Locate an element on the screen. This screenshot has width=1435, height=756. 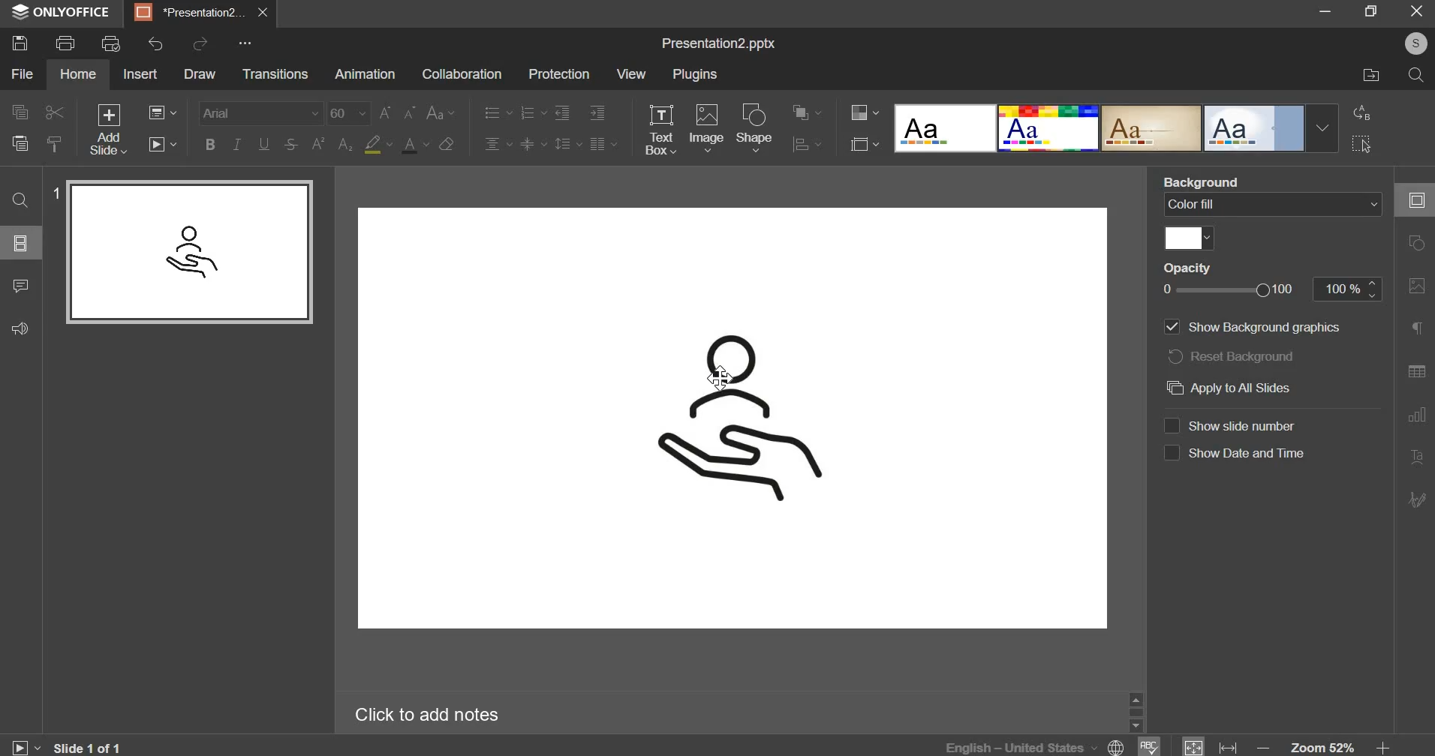
home is located at coordinates (77, 73).